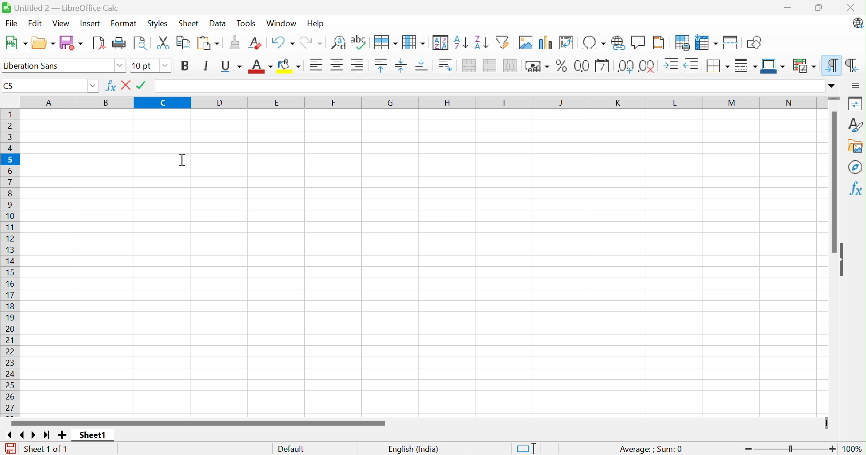 This screenshot has width=866, height=455. I want to click on Align right, so click(358, 65).